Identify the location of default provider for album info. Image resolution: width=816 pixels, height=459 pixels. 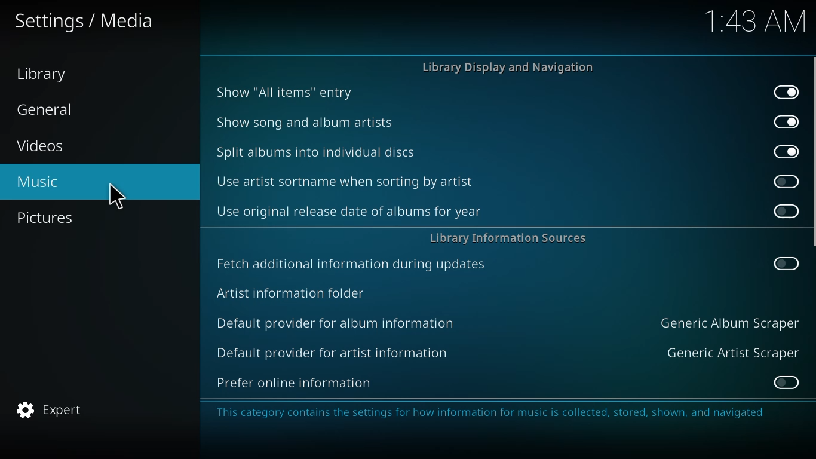
(338, 322).